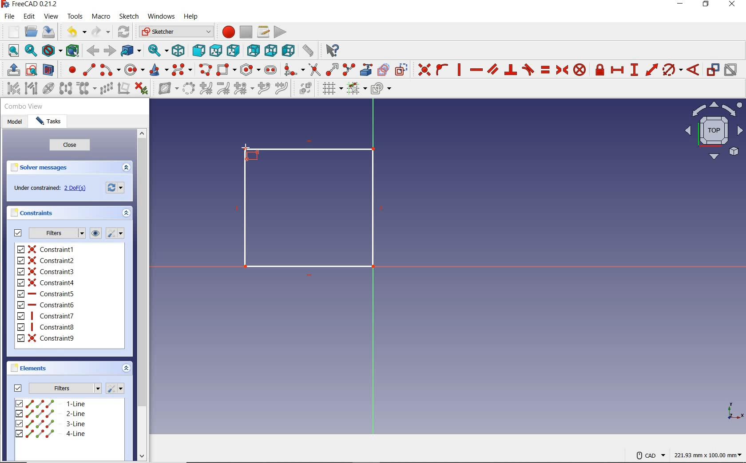 This screenshot has height=463, width=746. Describe the element at coordinates (332, 70) in the screenshot. I see `extend edge` at that location.